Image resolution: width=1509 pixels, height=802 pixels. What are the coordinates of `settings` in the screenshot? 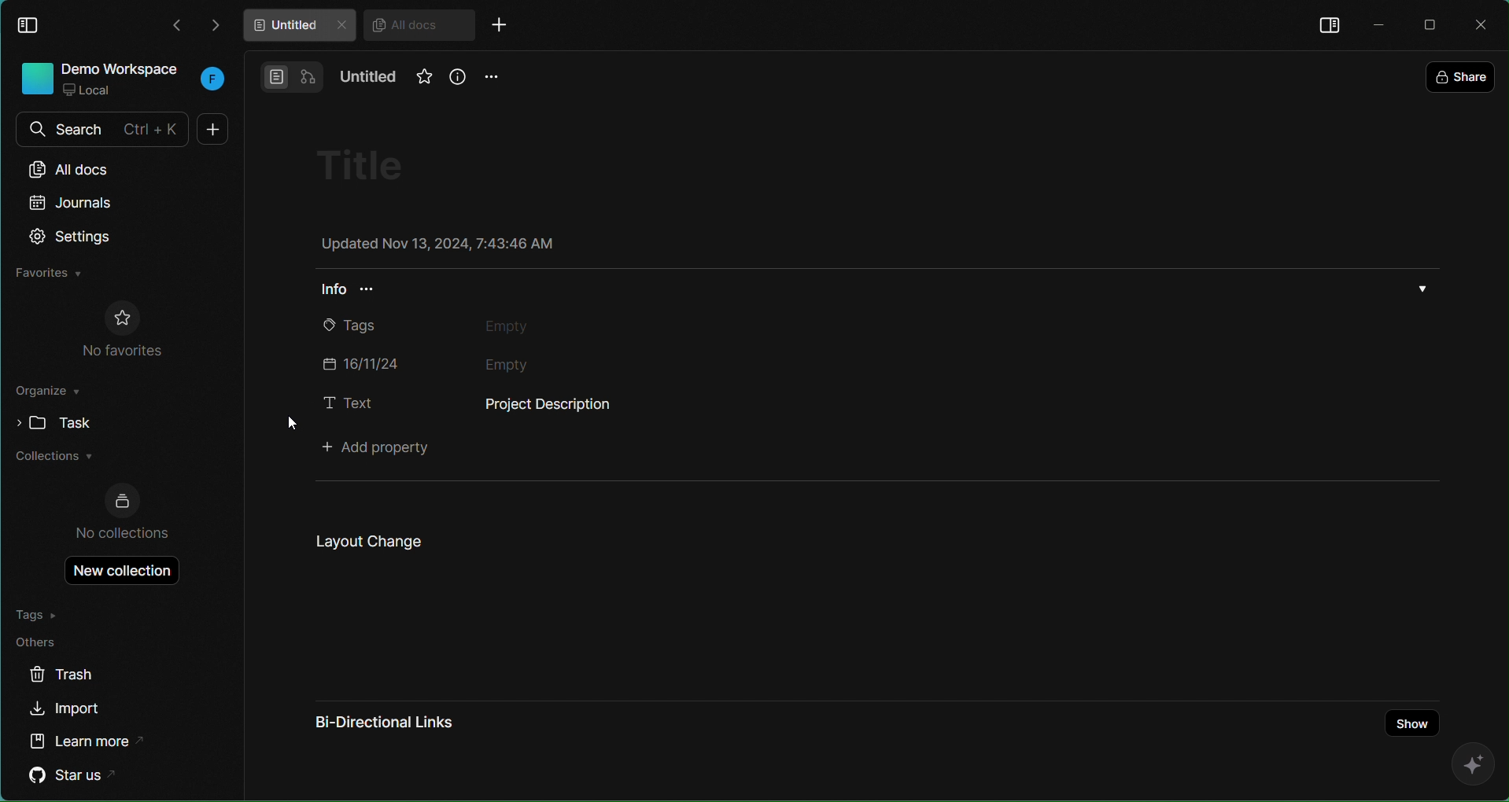 It's located at (72, 237).